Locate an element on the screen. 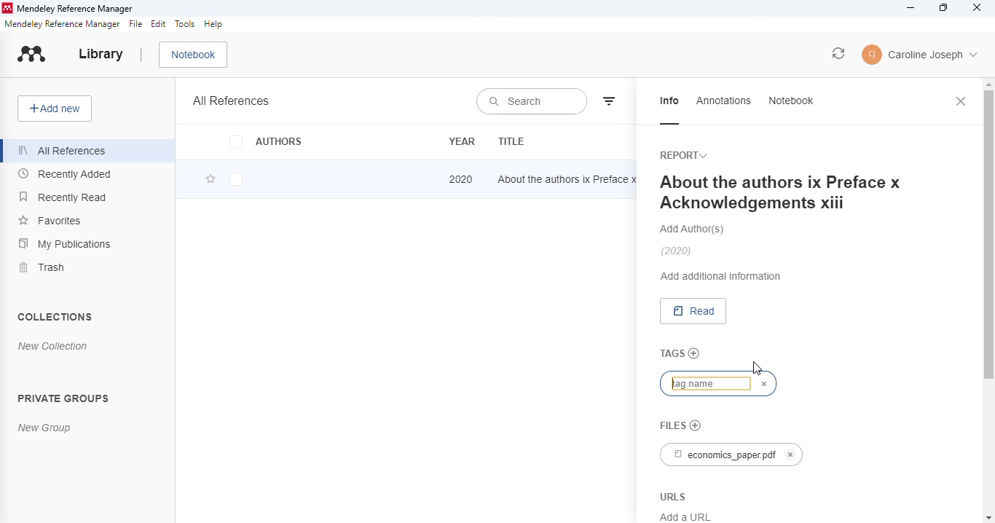  mendeley reference manager is located at coordinates (62, 24).